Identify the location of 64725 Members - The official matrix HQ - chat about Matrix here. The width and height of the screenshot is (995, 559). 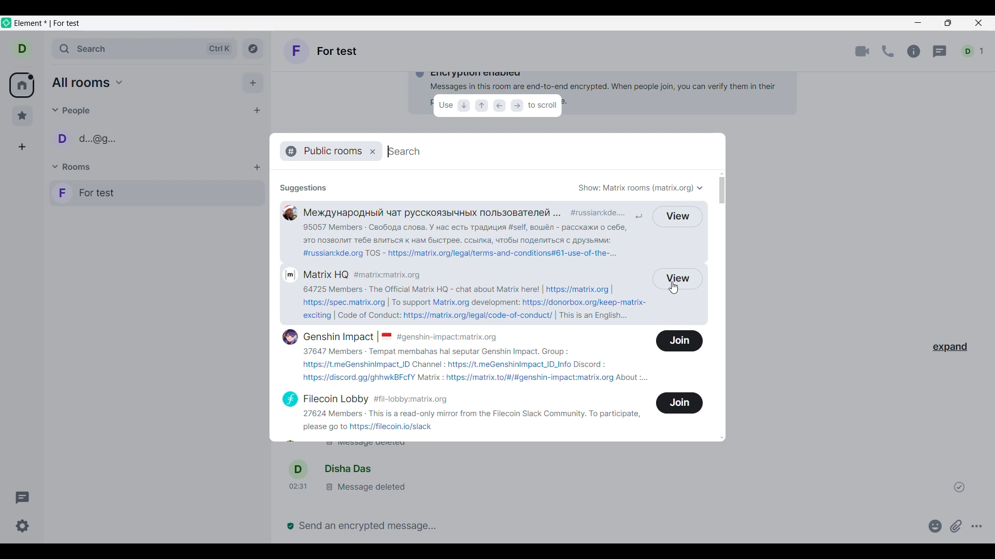
(419, 289).